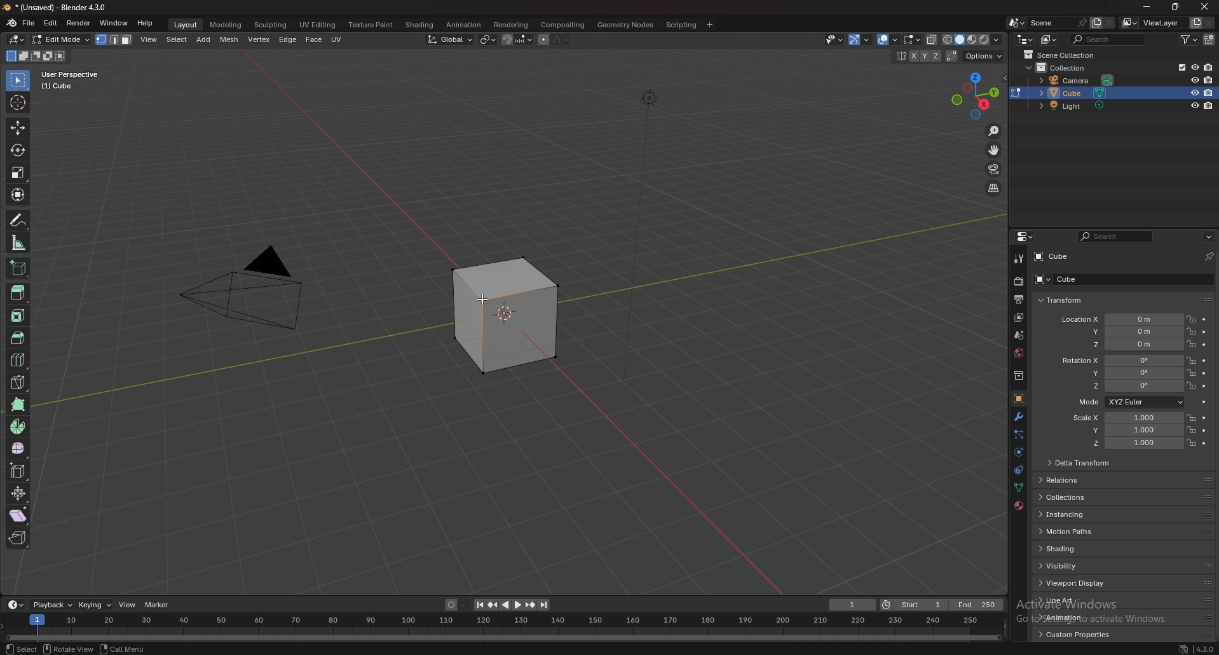 The height and width of the screenshot is (655, 1219). What do you see at coordinates (1082, 106) in the screenshot?
I see `light` at bounding box center [1082, 106].